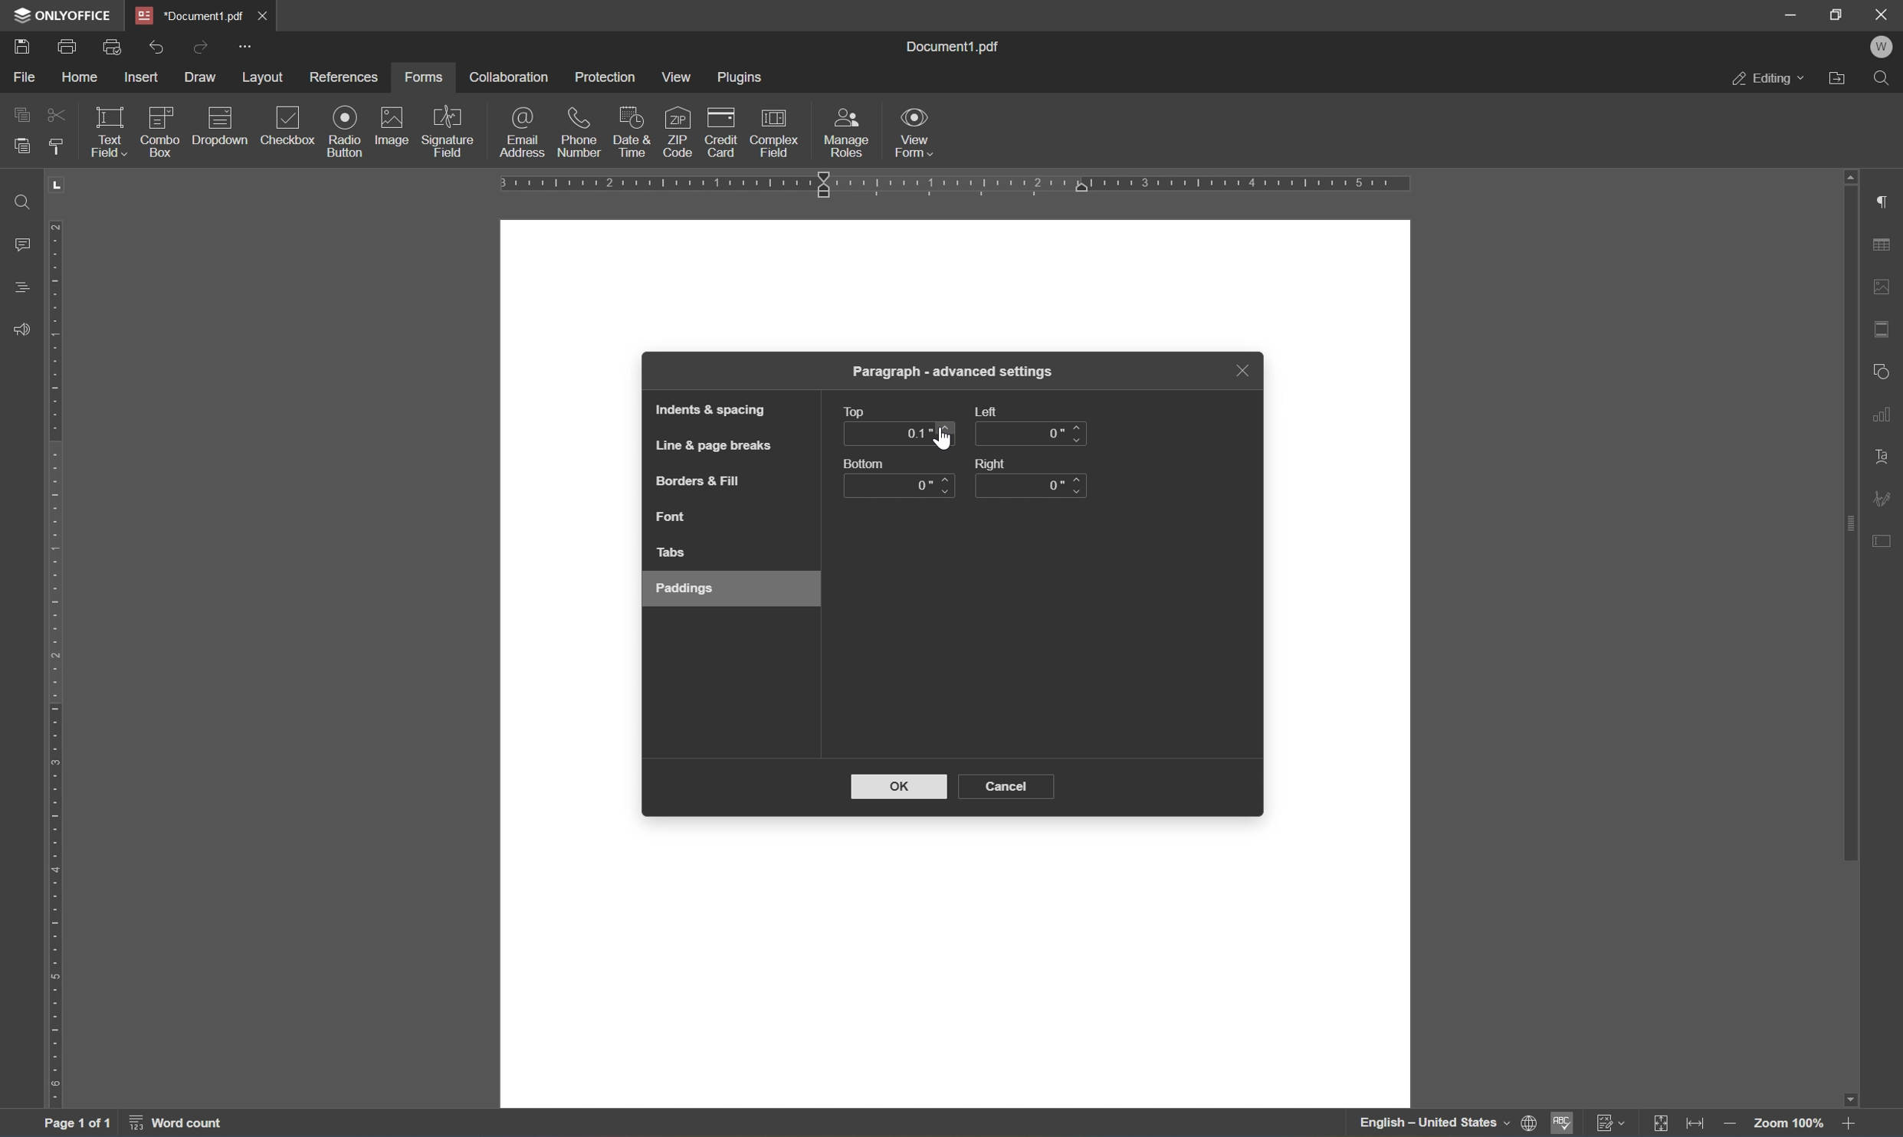 The height and width of the screenshot is (1137, 1903). I want to click on file, so click(25, 75).